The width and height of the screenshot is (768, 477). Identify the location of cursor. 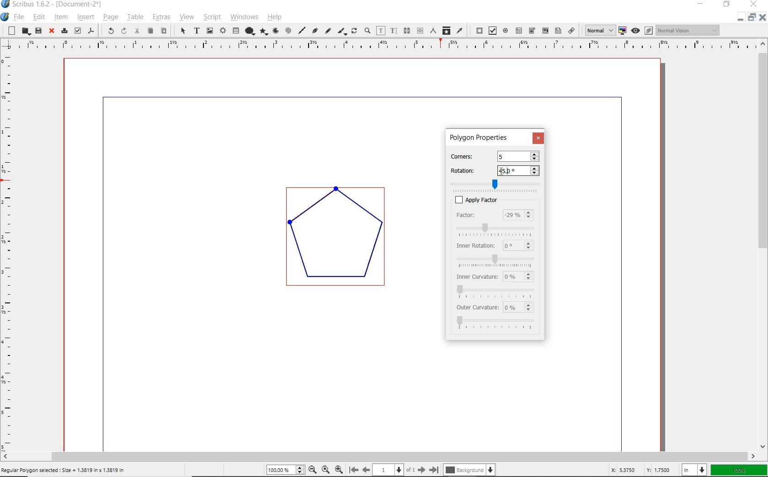
(509, 171).